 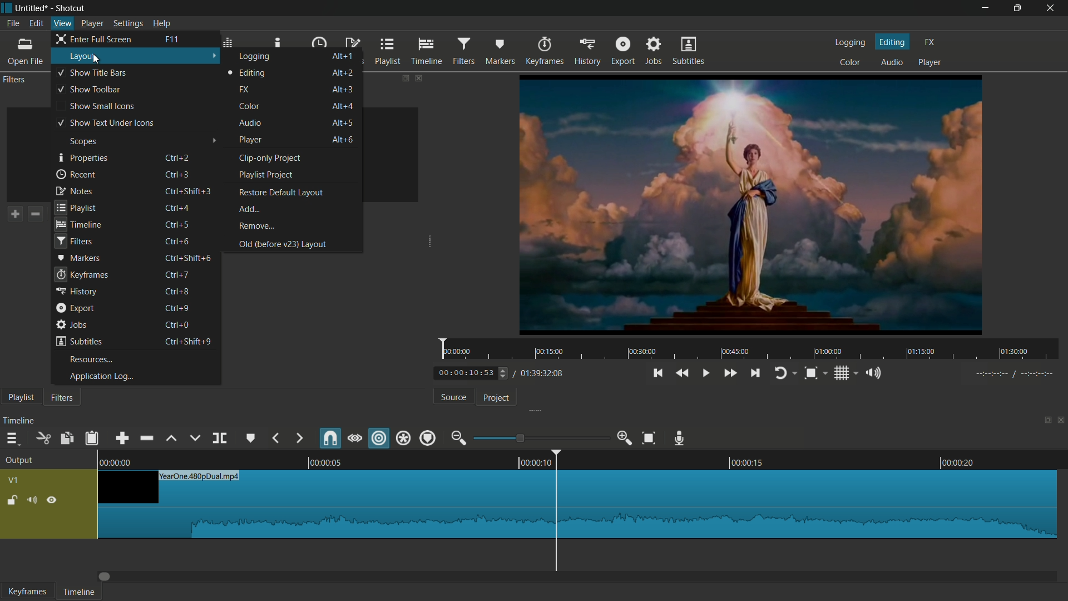 What do you see at coordinates (190, 190) in the screenshot?
I see `keyboard shortcut` at bounding box center [190, 190].